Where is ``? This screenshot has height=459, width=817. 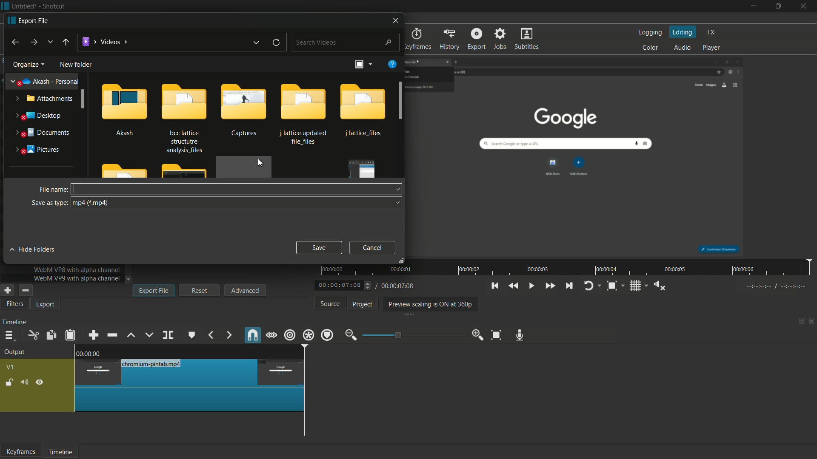
 is located at coordinates (711, 31).